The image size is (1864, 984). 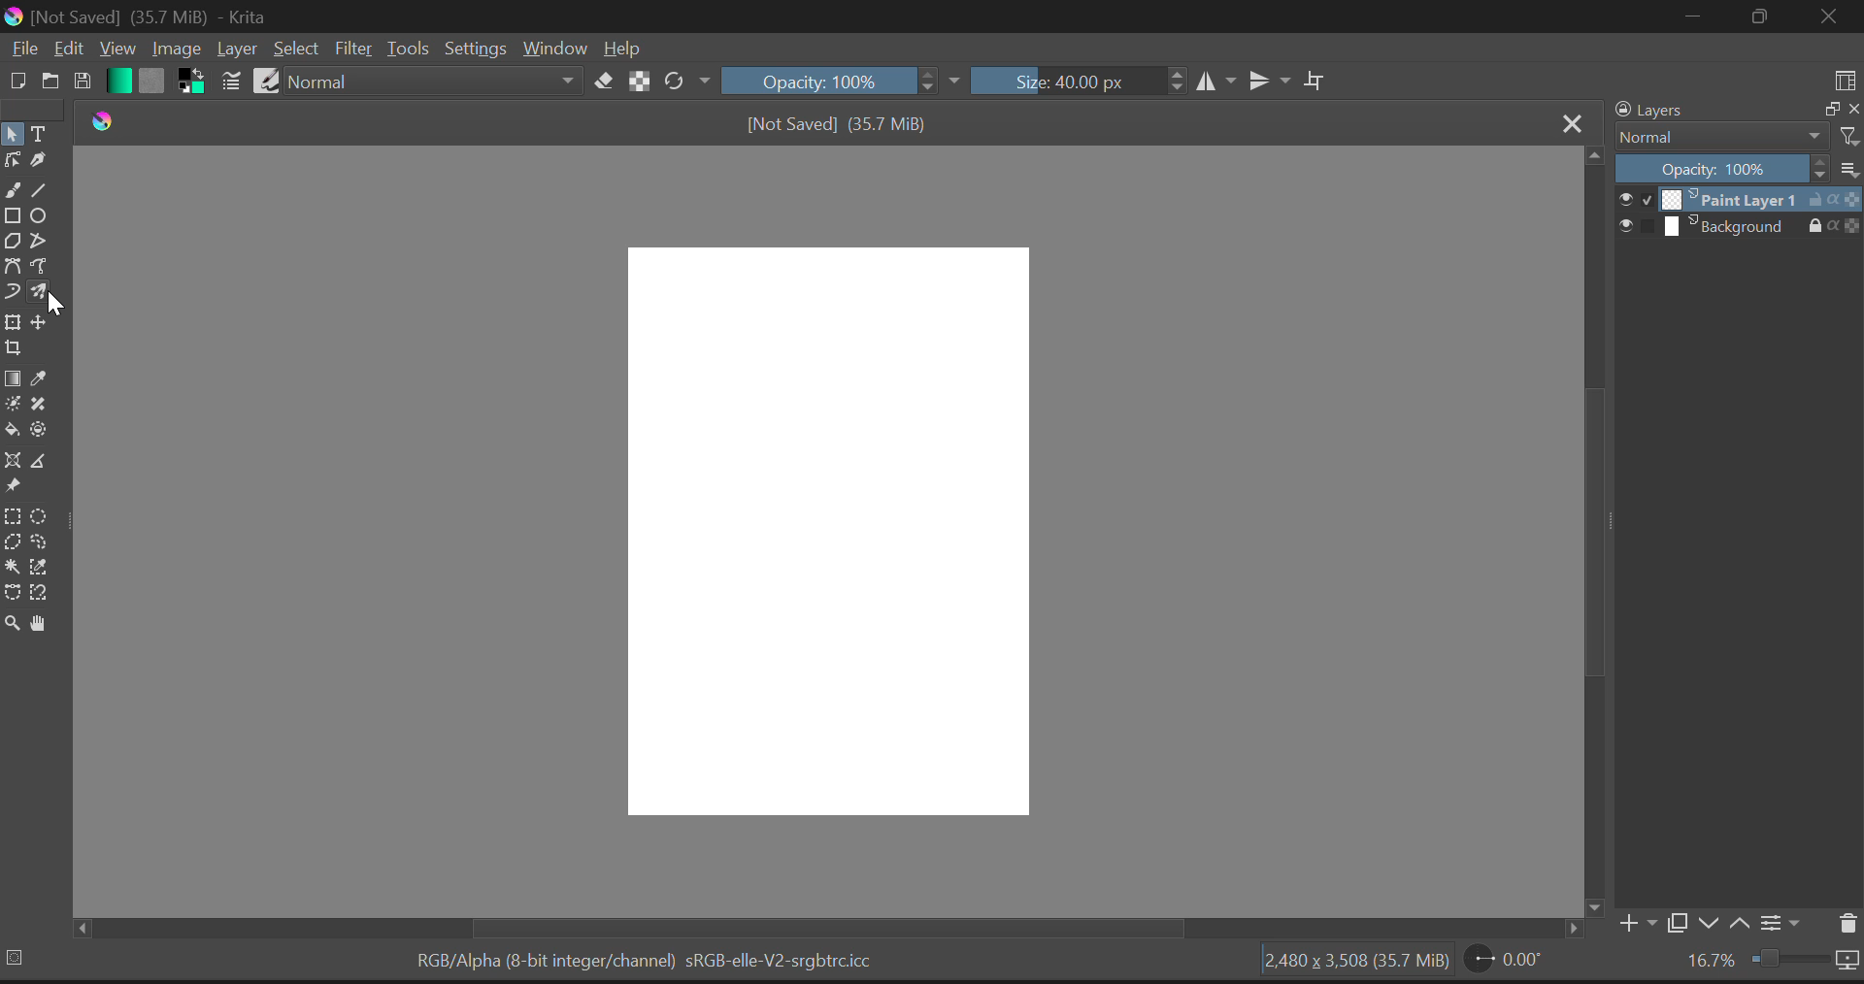 What do you see at coordinates (13, 266) in the screenshot?
I see `Bezier Curve` at bounding box center [13, 266].